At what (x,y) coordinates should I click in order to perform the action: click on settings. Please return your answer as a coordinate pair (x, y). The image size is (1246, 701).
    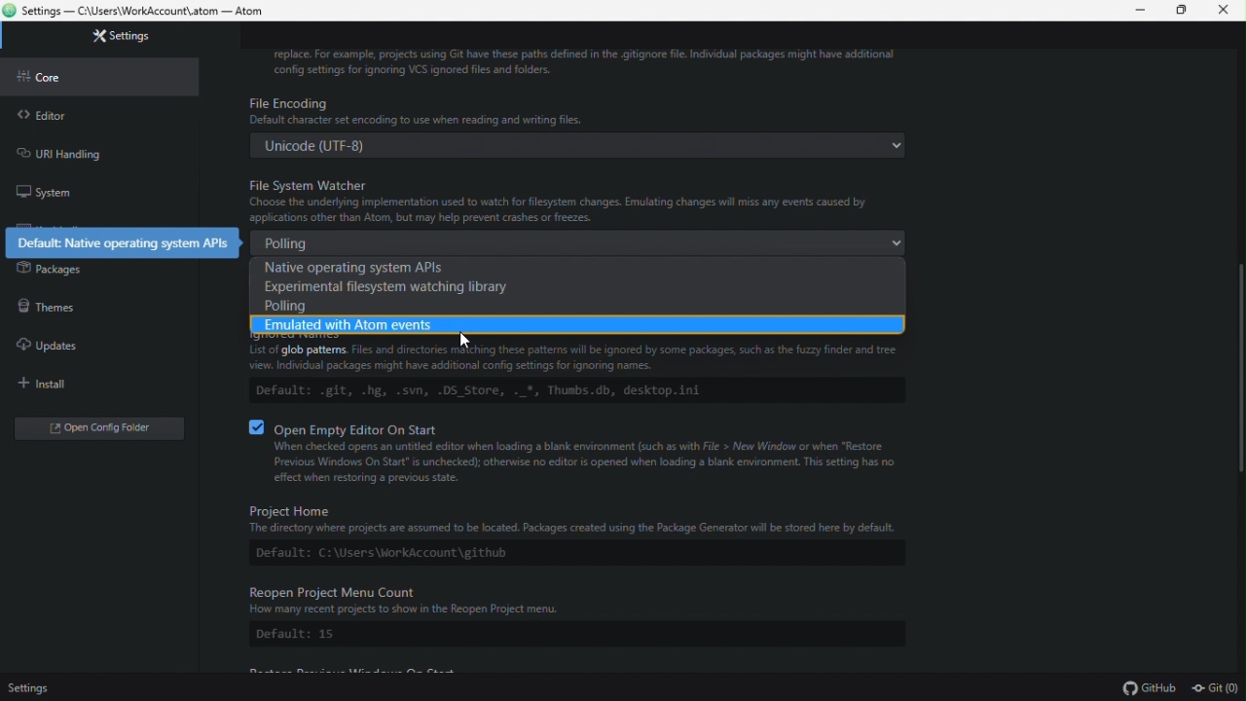
    Looking at the image, I should click on (107, 39).